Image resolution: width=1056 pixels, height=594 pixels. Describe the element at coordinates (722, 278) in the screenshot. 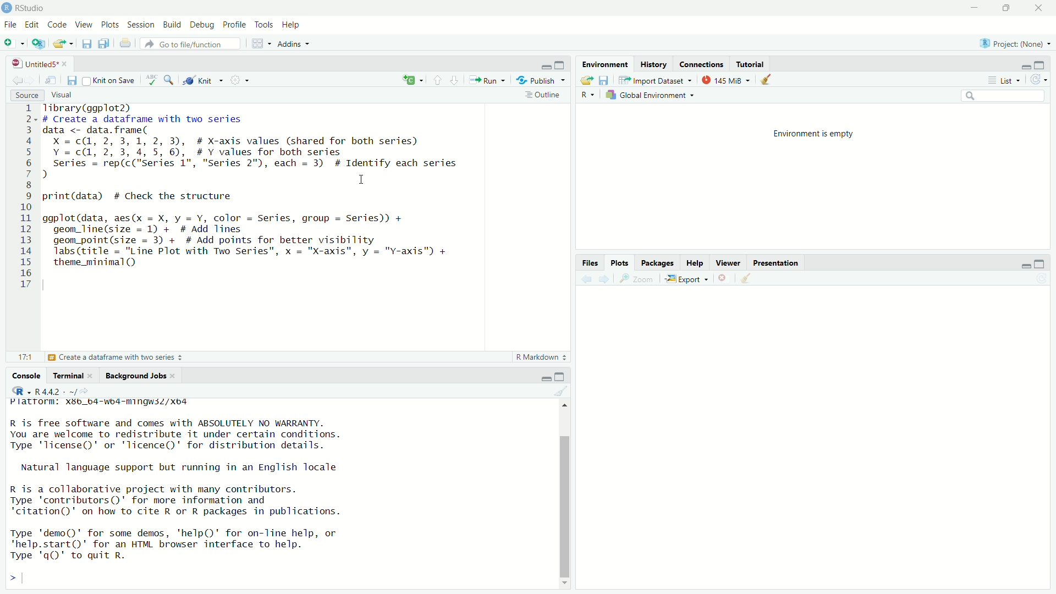

I see `clear` at that location.